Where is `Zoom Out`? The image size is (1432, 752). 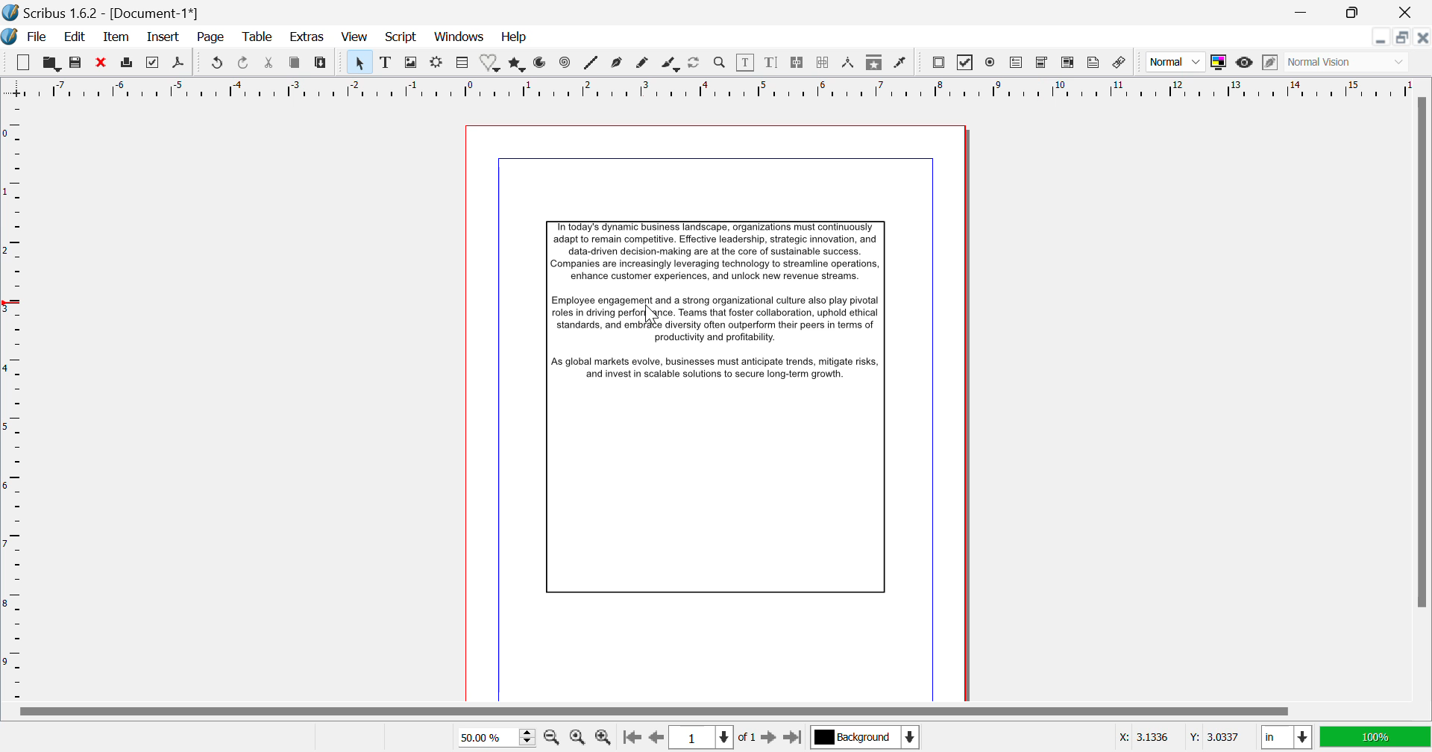 Zoom Out is located at coordinates (552, 736).